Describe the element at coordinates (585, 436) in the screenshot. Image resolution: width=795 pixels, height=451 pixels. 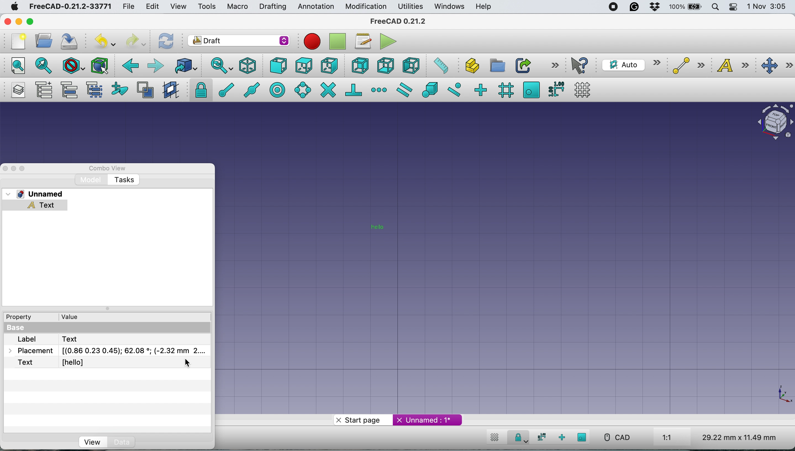
I see `snap working plane` at that location.